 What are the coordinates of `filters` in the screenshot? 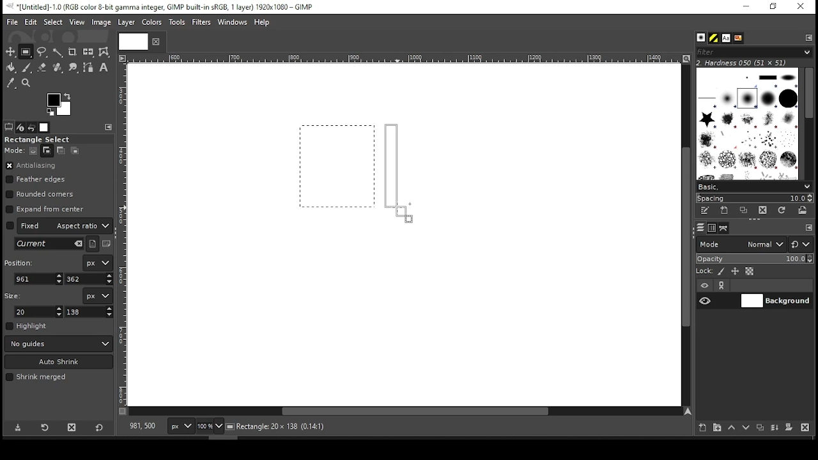 It's located at (752, 52).